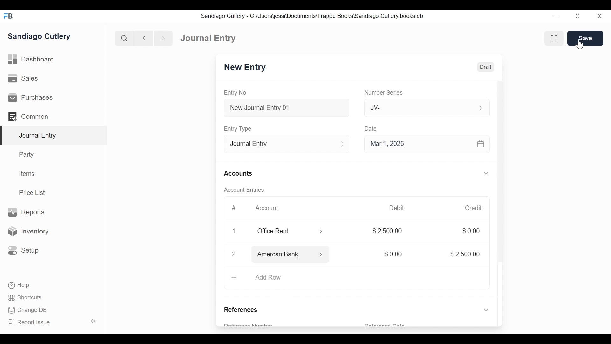 The height and width of the screenshot is (344, 611). What do you see at coordinates (237, 128) in the screenshot?
I see `Entry Type` at bounding box center [237, 128].